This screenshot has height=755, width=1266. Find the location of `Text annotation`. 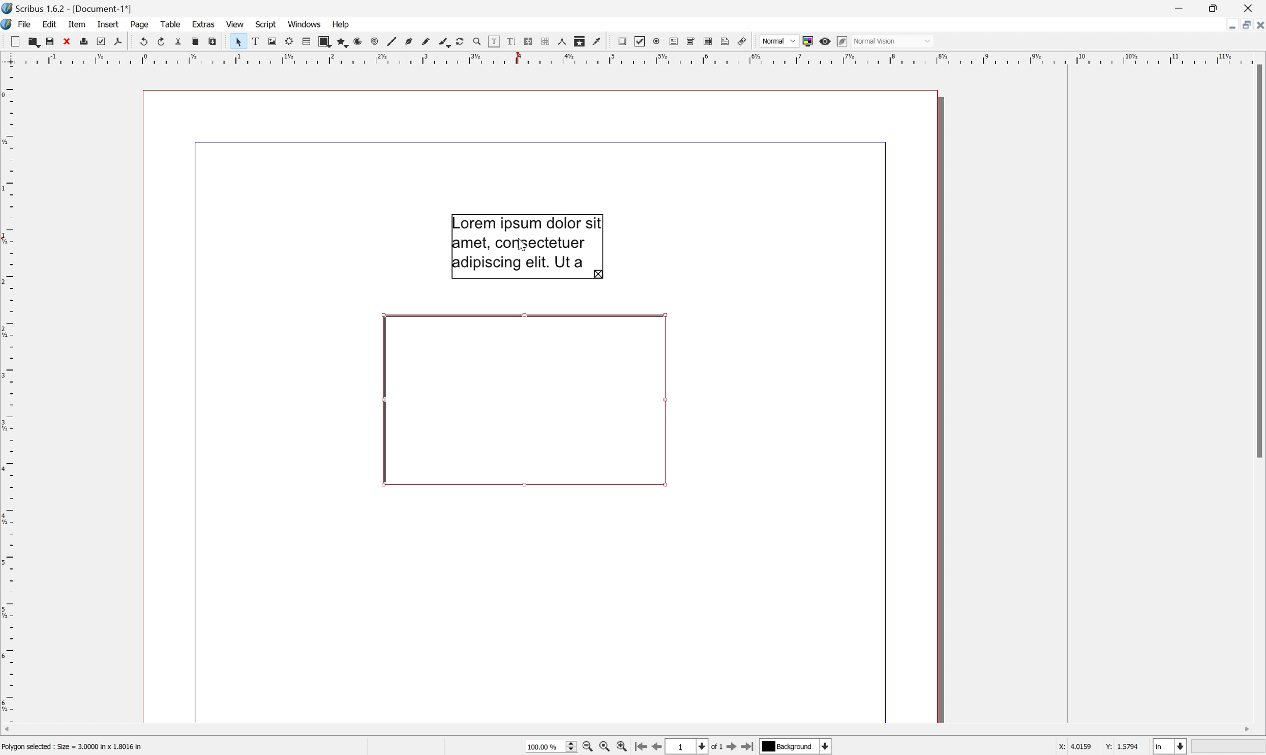

Text annotation is located at coordinates (727, 42).